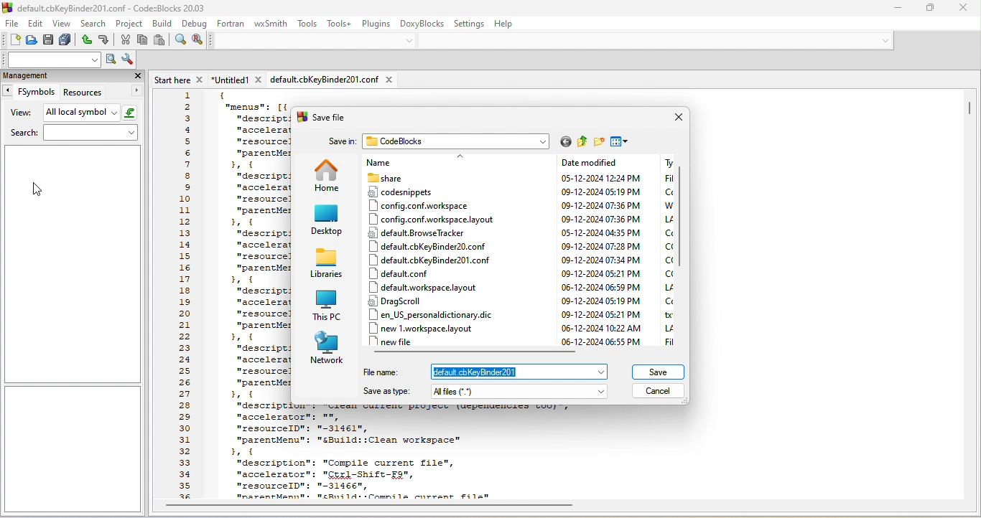 This screenshot has width=981, height=518. I want to click on icon, so click(302, 118).